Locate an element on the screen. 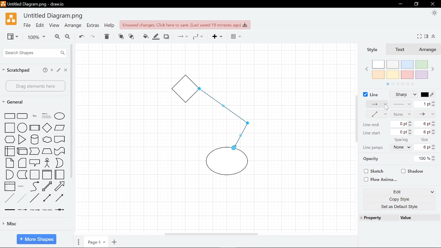 The height and width of the screenshot is (248, 441). shape is located at coordinates (10, 140).